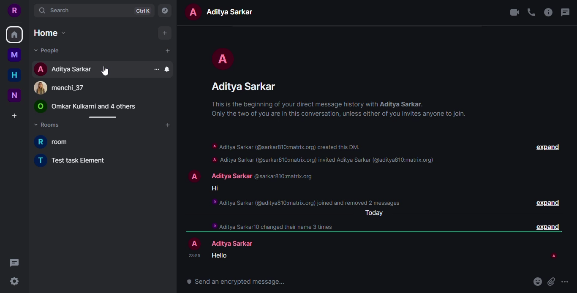 This screenshot has width=577, height=293. What do you see at coordinates (548, 12) in the screenshot?
I see `info` at bounding box center [548, 12].